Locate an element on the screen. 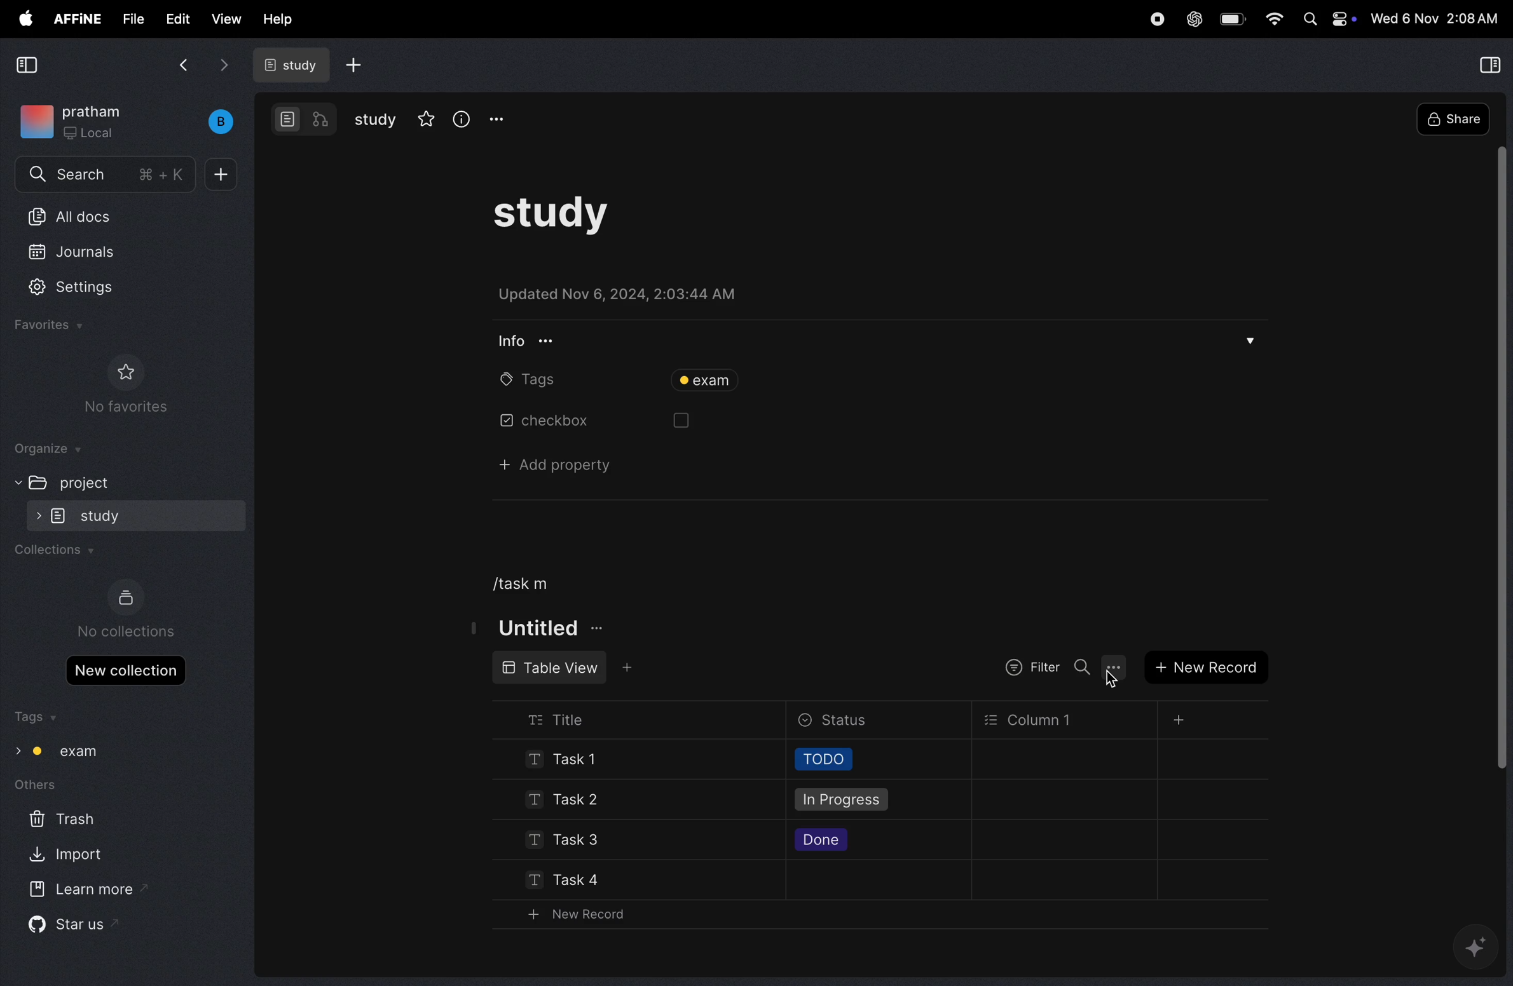 The height and width of the screenshot is (986, 1513). chat gpt is located at coordinates (1190, 20).